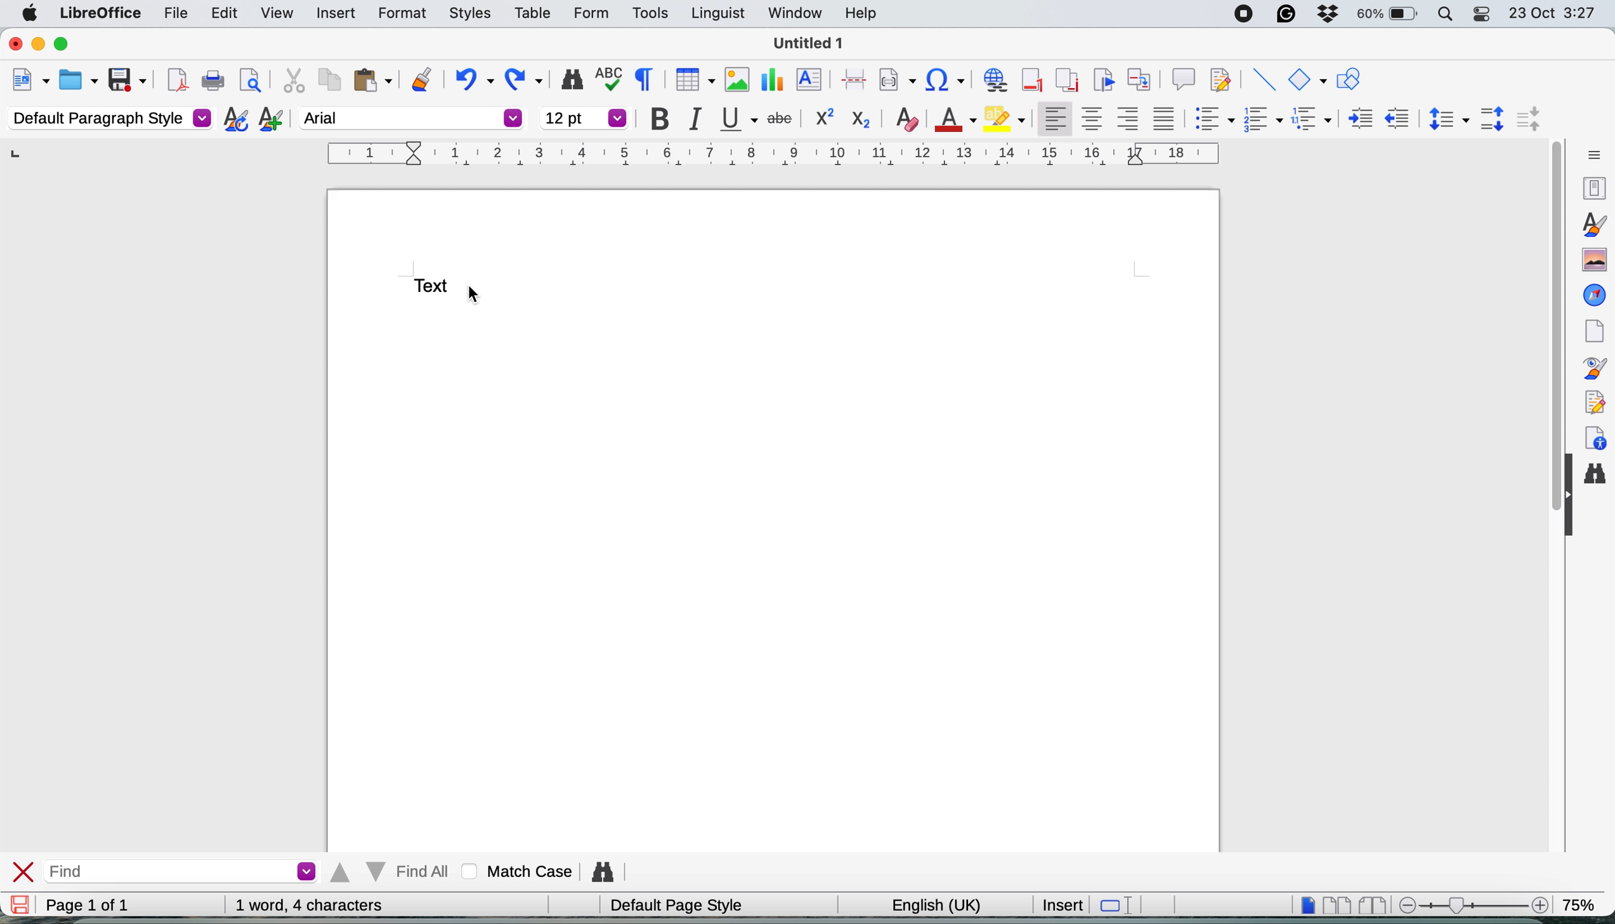 Image resolution: width=1615 pixels, height=924 pixels. Describe the element at coordinates (1264, 79) in the screenshot. I see `insert line` at that location.